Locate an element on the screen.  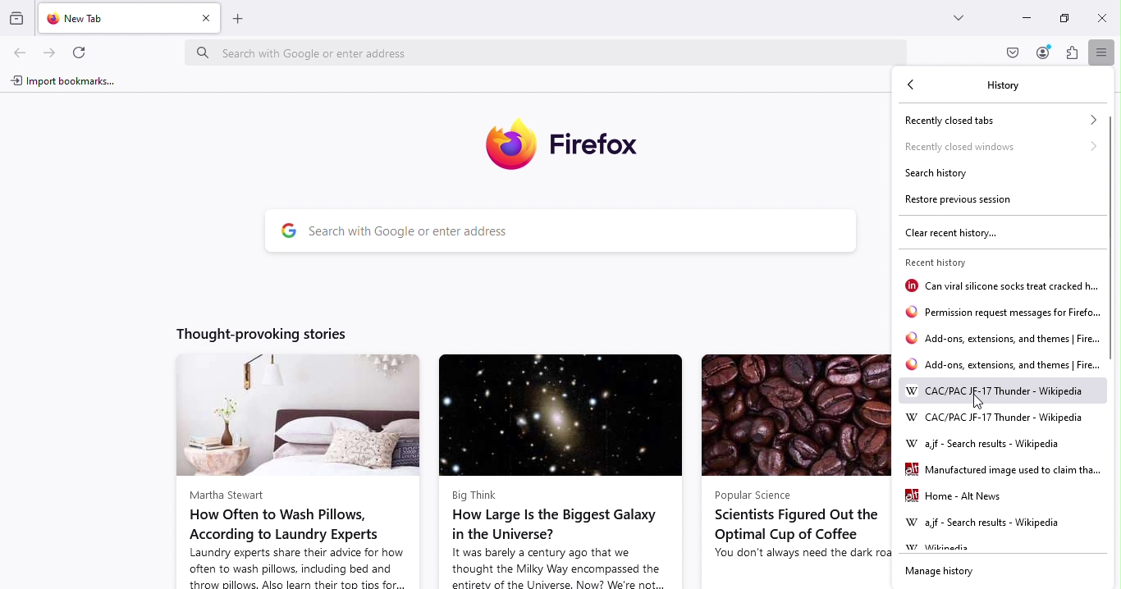
webpage link is located at coordinates (994, 417).